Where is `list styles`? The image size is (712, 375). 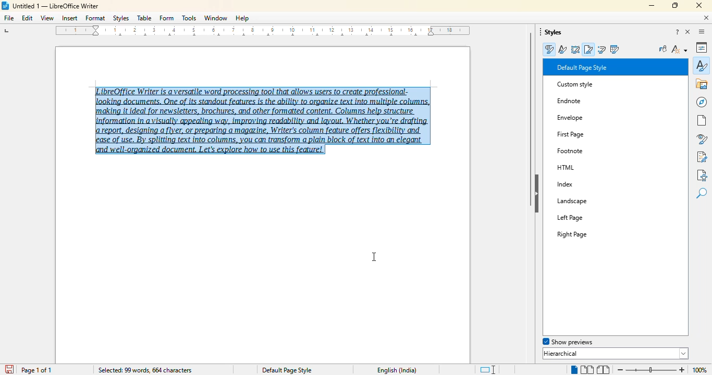
list styles is located at coordinates (602, 49).